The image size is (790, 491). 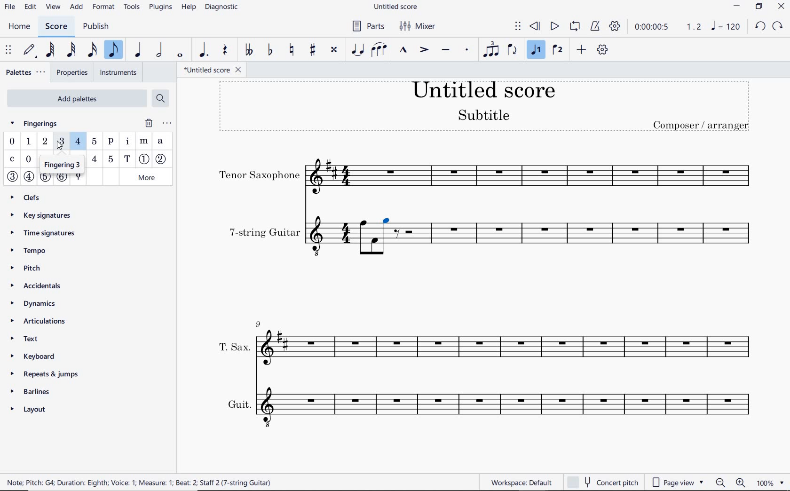 I want to click on delete, so click(x=148, y=123).